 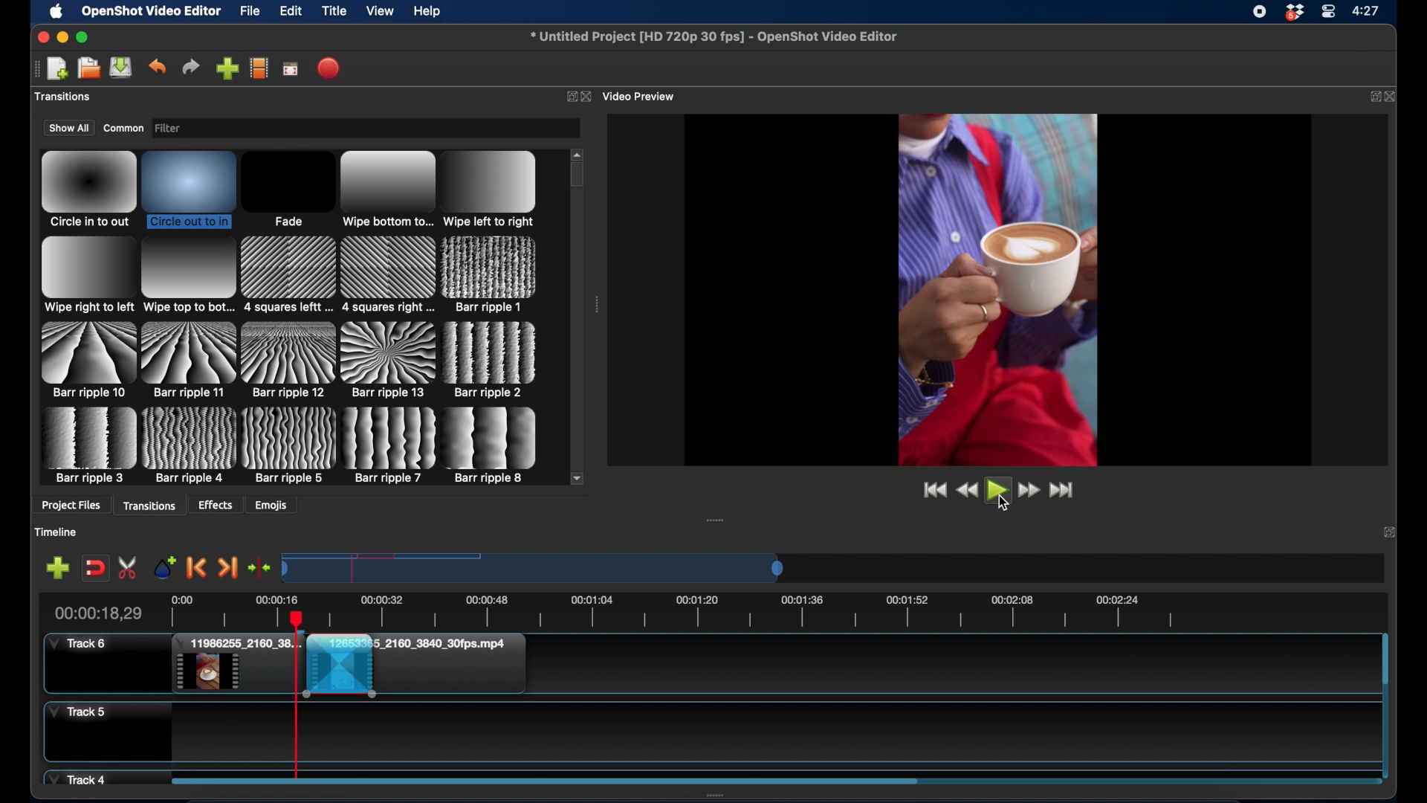 I want to click on import files, so click(x=227, y=68).